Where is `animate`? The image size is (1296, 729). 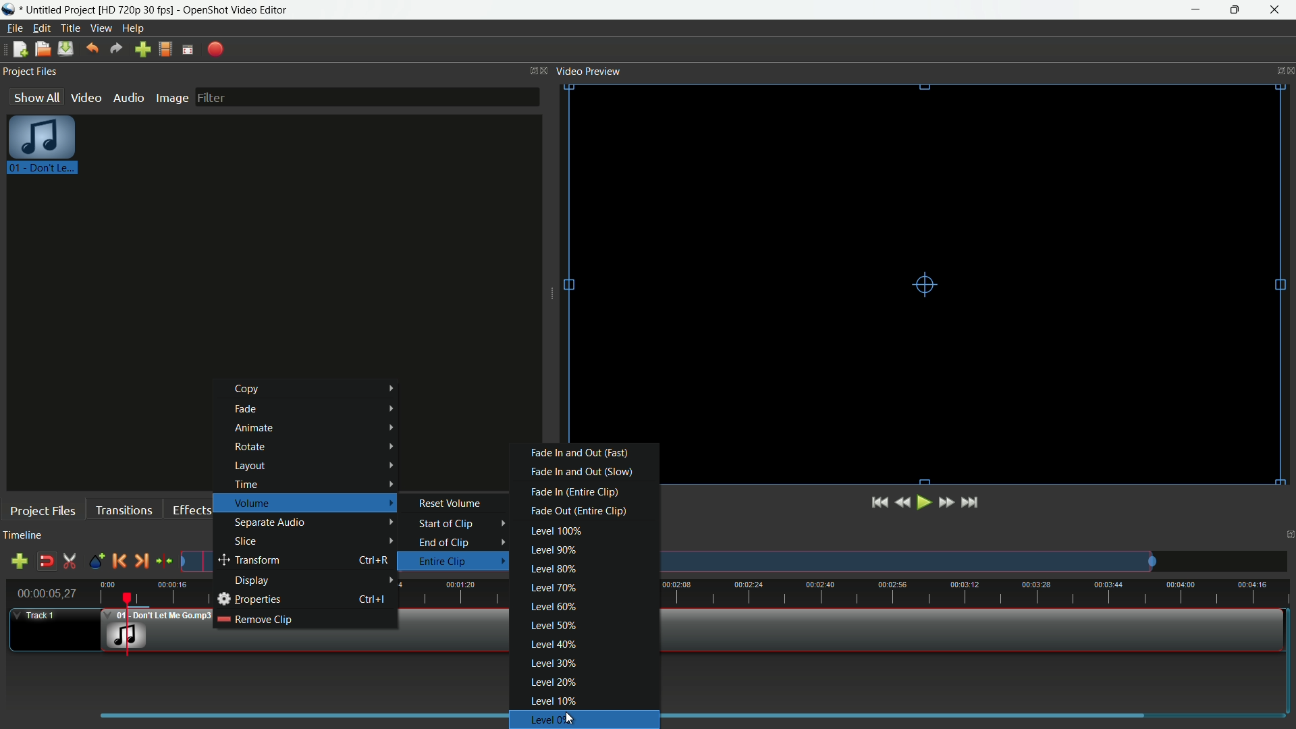
animate is located at coordinates (315, 428).